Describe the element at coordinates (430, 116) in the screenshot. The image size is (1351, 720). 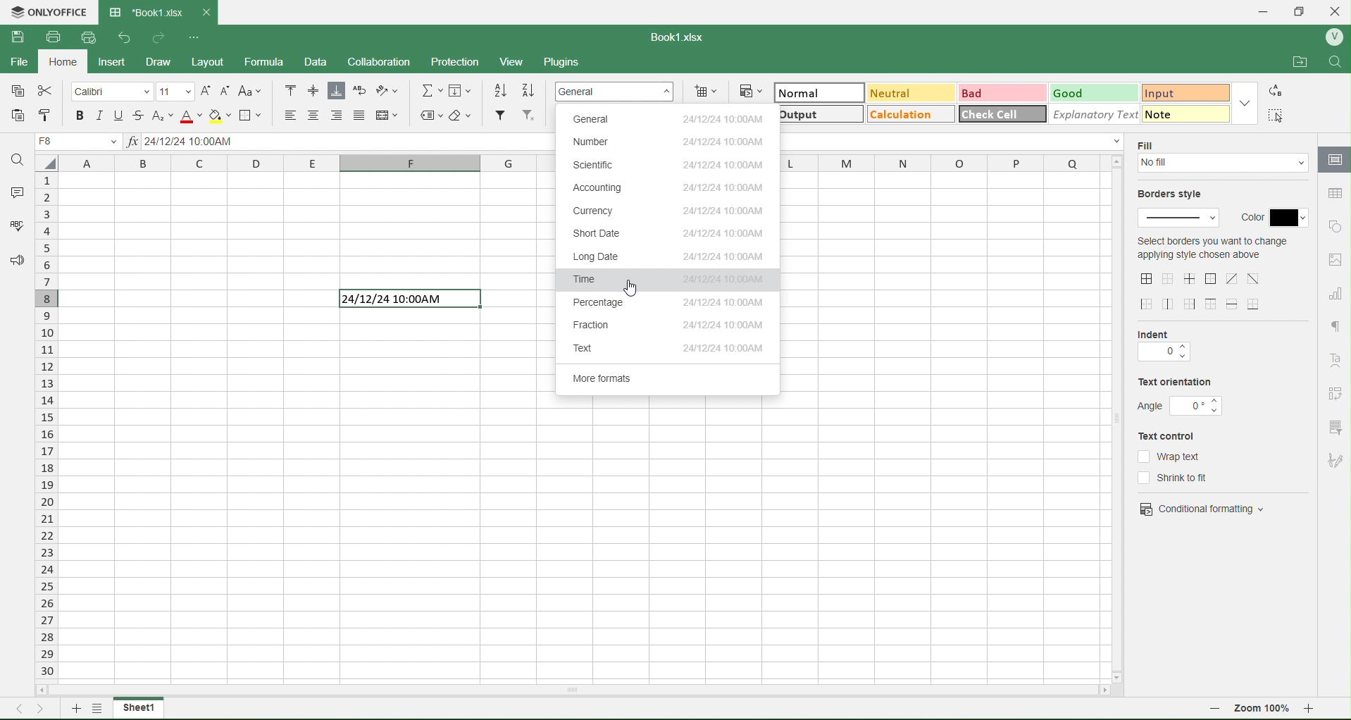
I see `Named Ranges` at that location.